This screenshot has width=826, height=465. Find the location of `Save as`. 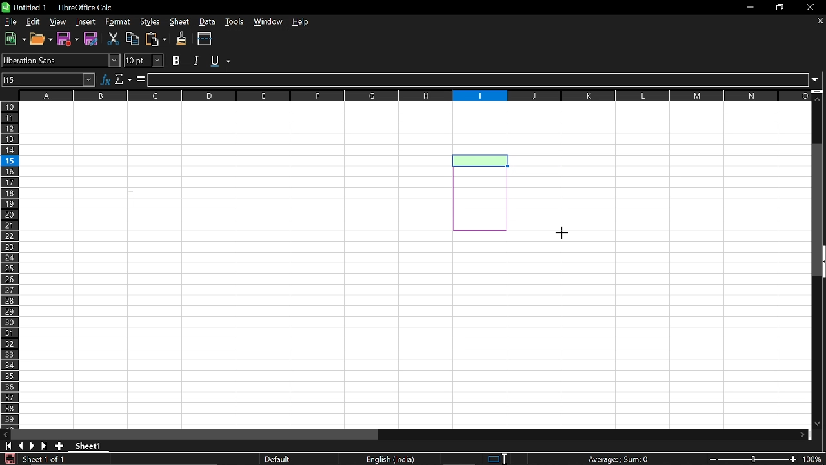

Save as is located at coordinates (68, 39).